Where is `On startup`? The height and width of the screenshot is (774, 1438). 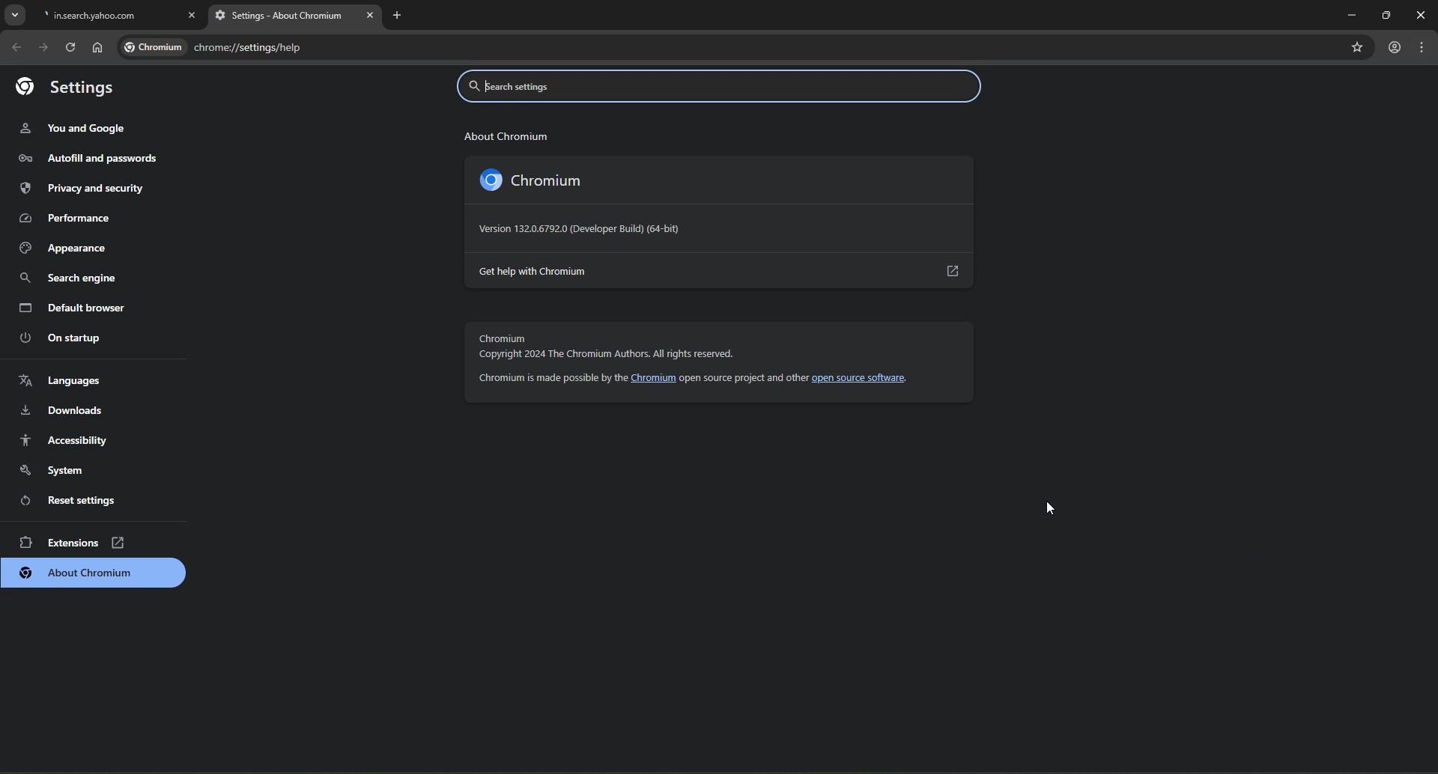 On startup is located at coordinates (76, 338).